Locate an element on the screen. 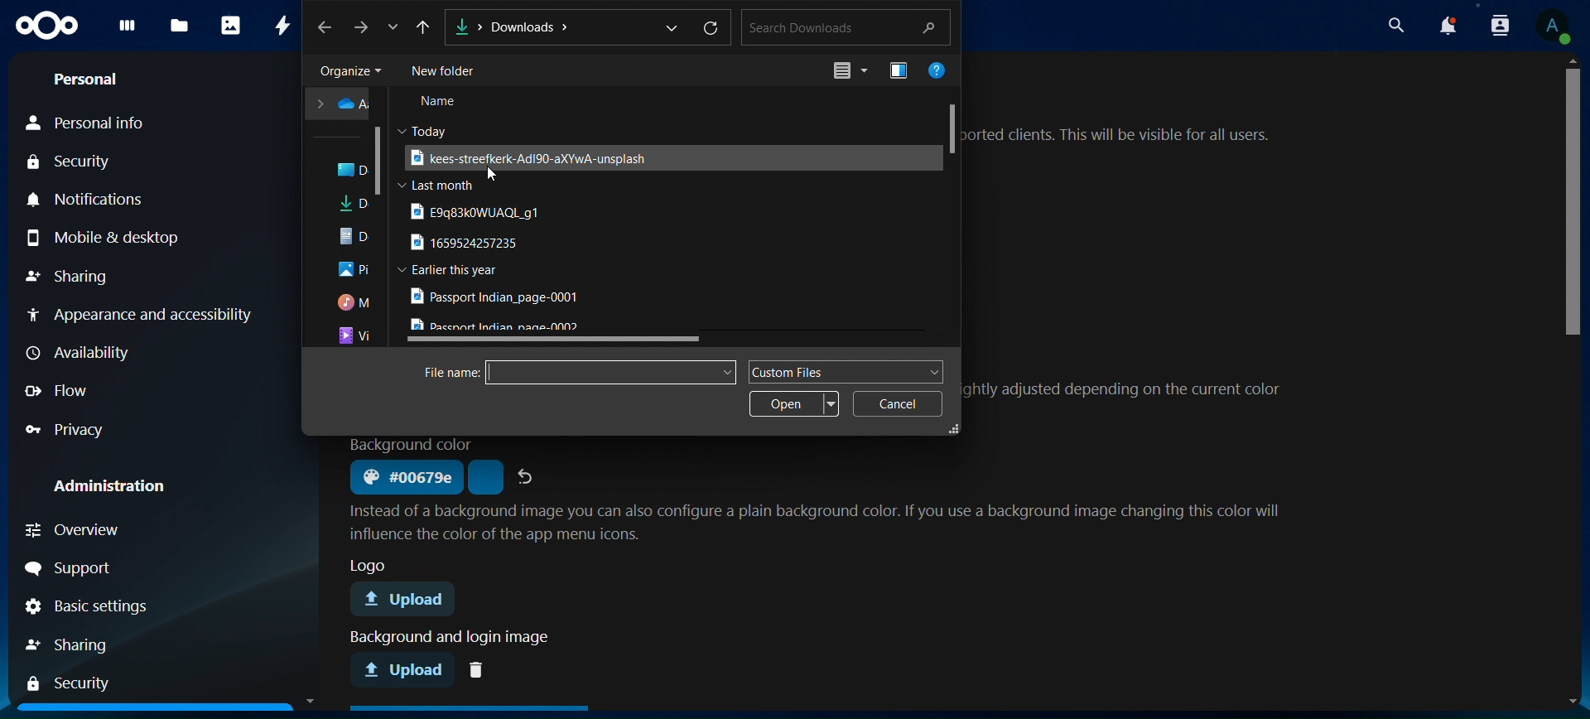  image background is located at coordinates (455, 637).